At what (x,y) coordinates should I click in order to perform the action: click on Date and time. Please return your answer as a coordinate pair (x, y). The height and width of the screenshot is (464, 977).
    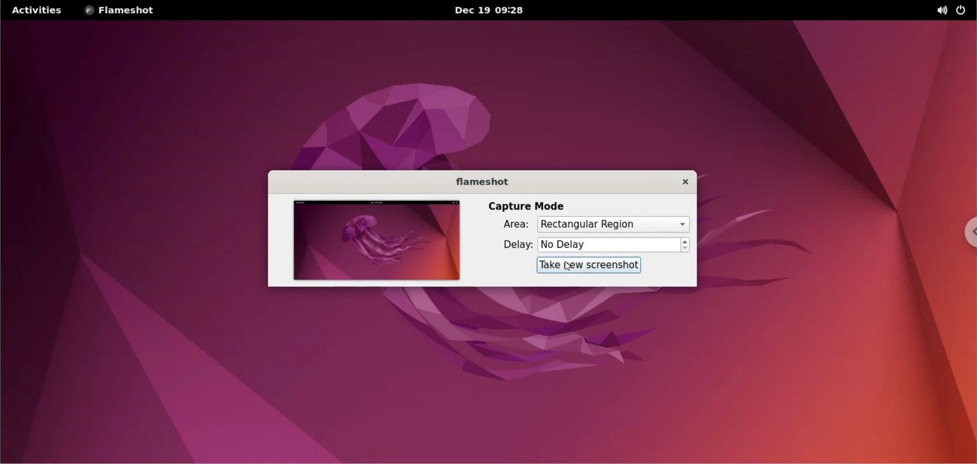
    Looking at the image, I should click on (487, 11).